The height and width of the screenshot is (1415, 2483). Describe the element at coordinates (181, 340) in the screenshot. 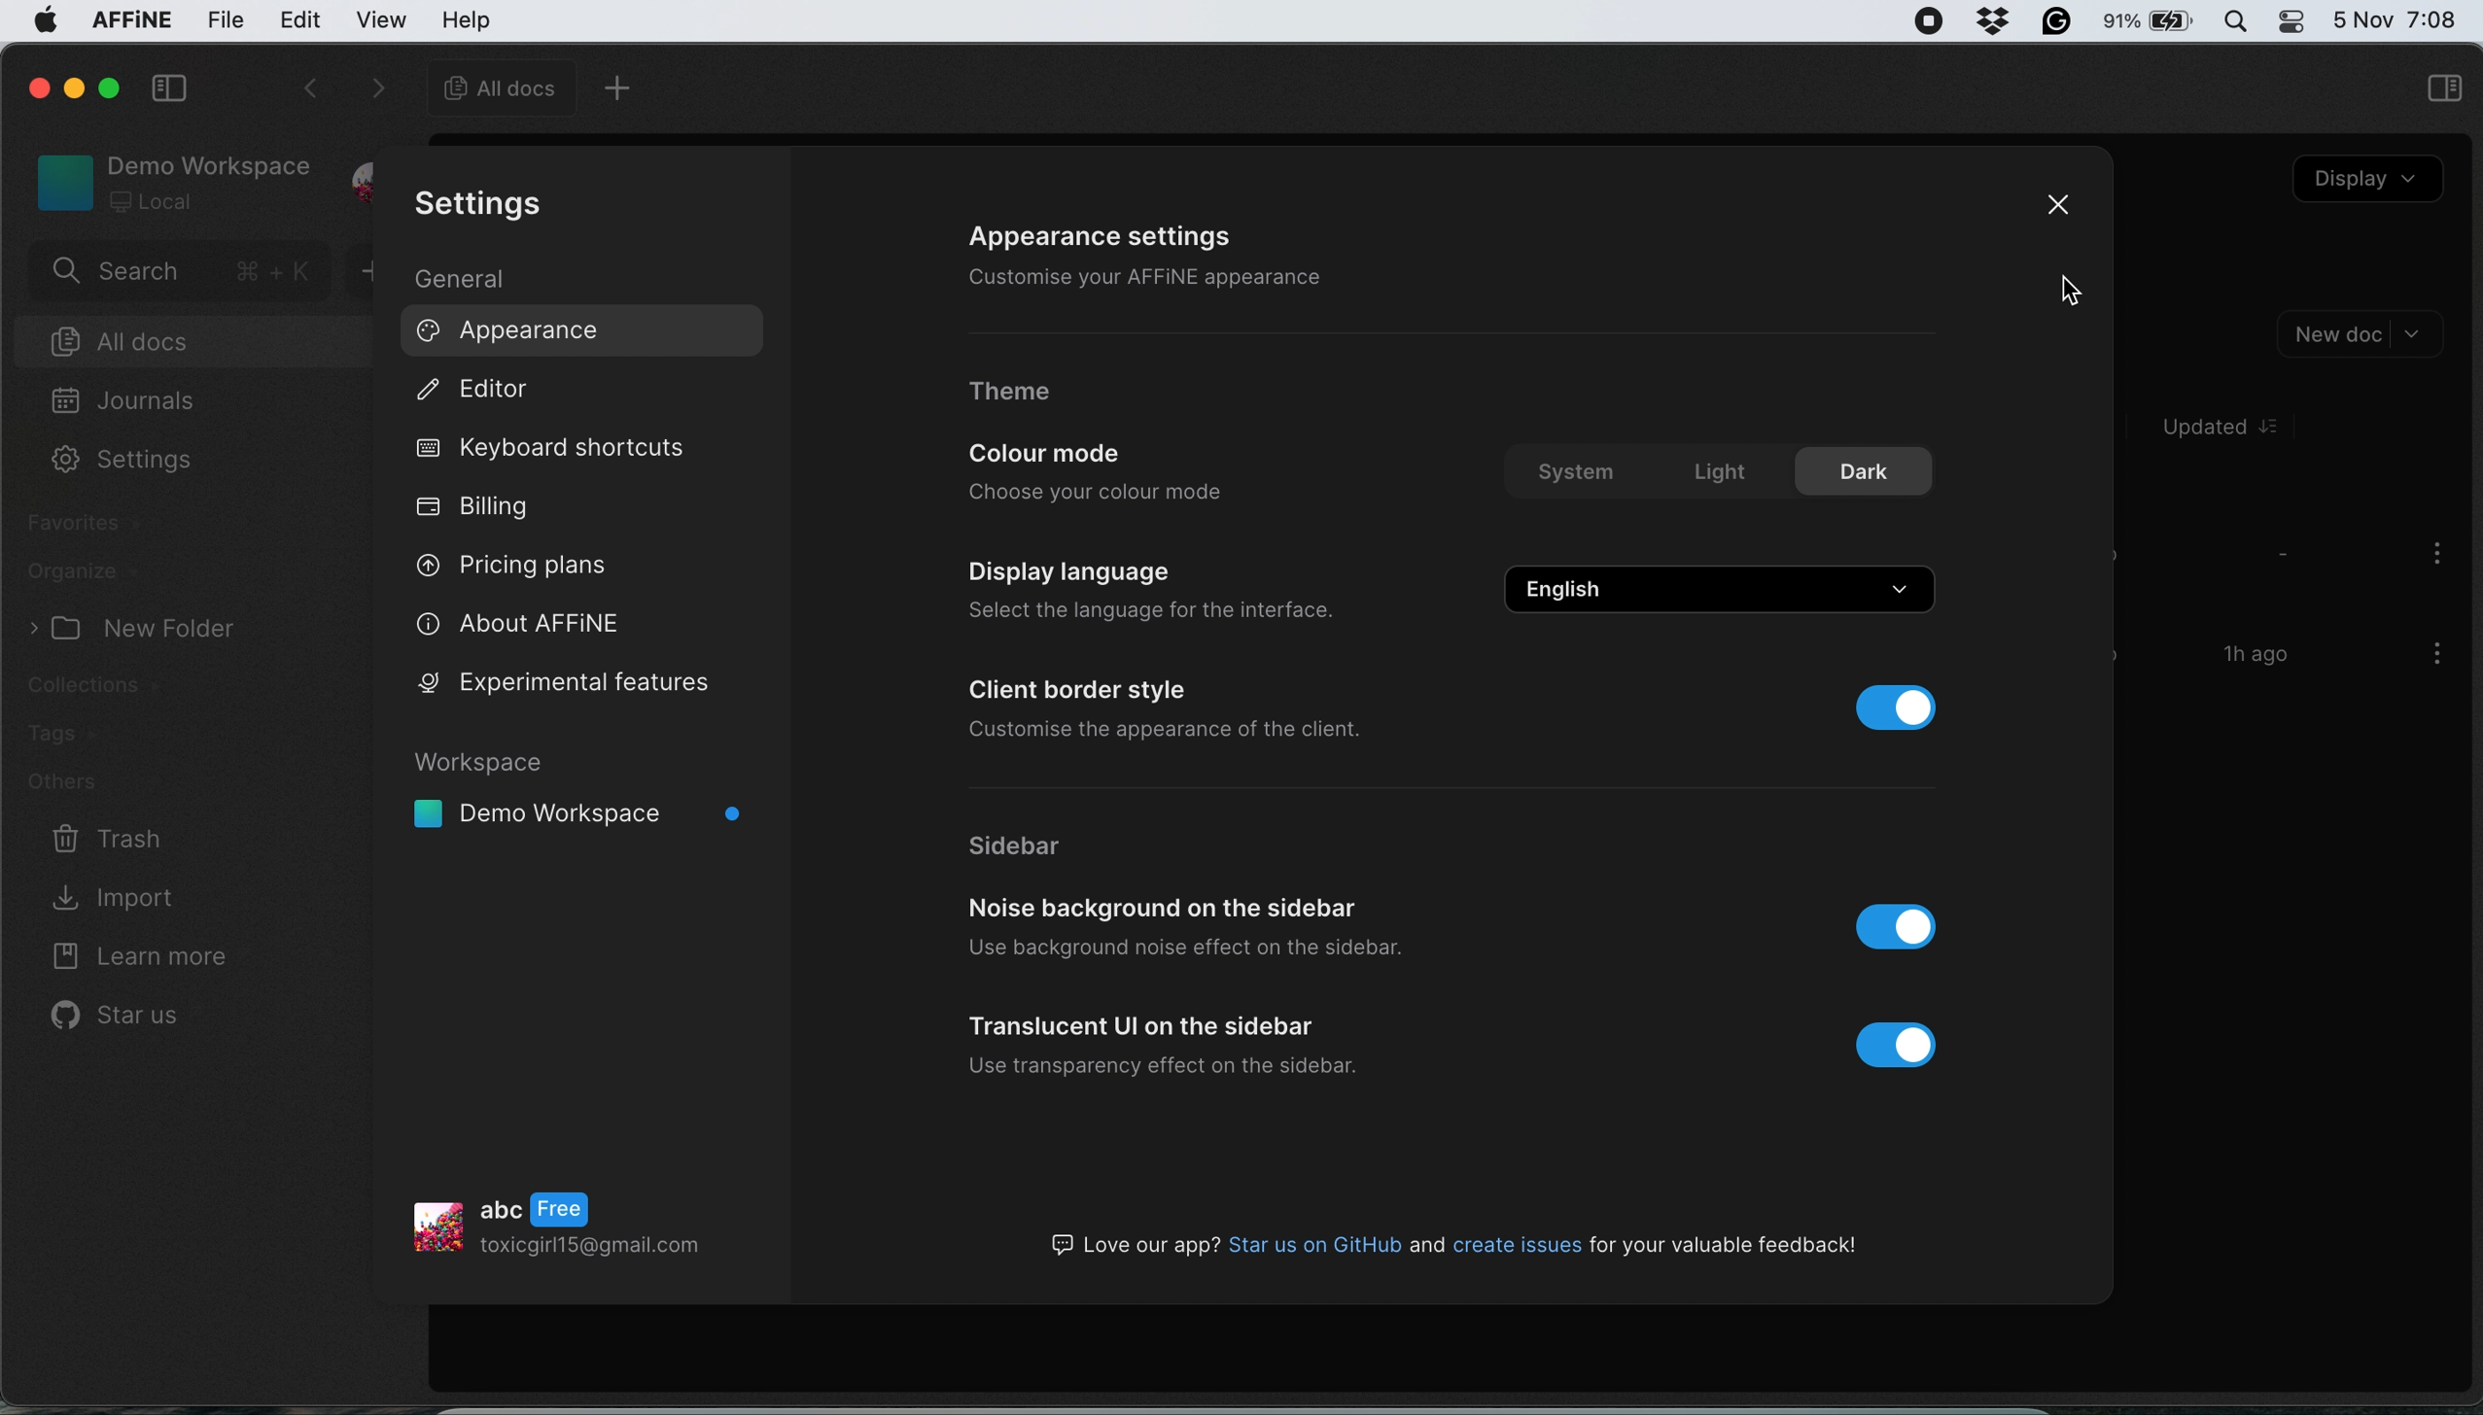

I see `all docs` at that location.